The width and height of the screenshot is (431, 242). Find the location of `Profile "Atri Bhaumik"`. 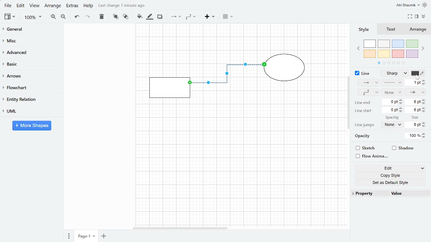

Profile "Atri Bhaumik" is located at coordinates (408, 5).